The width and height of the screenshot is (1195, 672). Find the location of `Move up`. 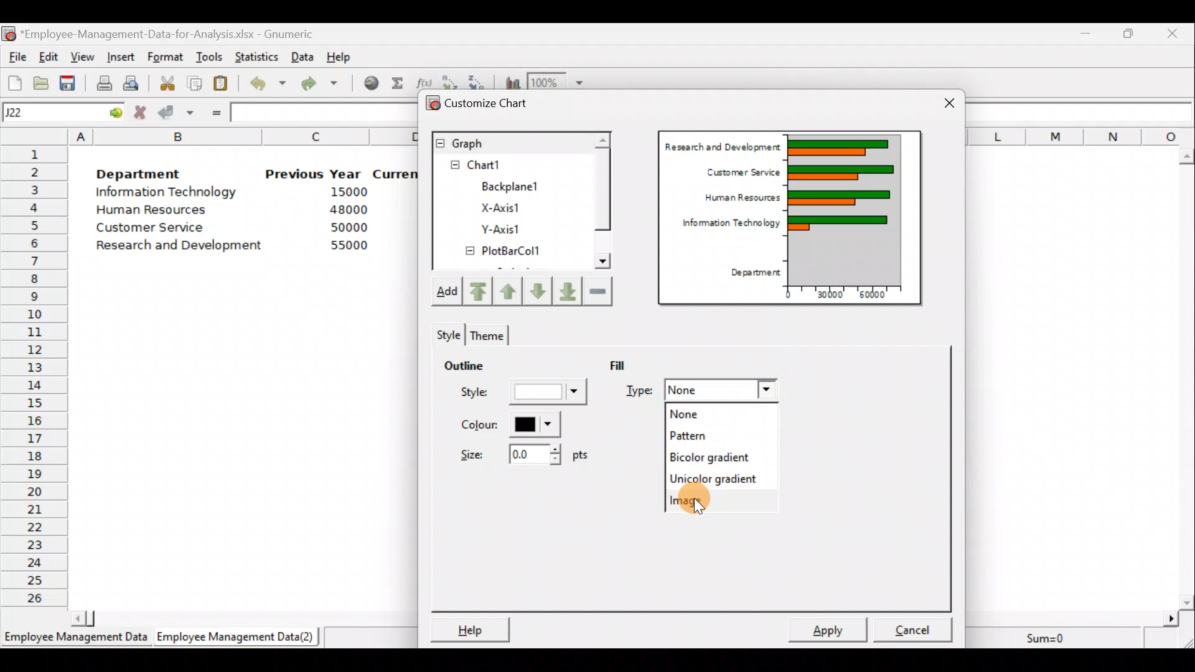

Move up is located at coordinates (535, 290).